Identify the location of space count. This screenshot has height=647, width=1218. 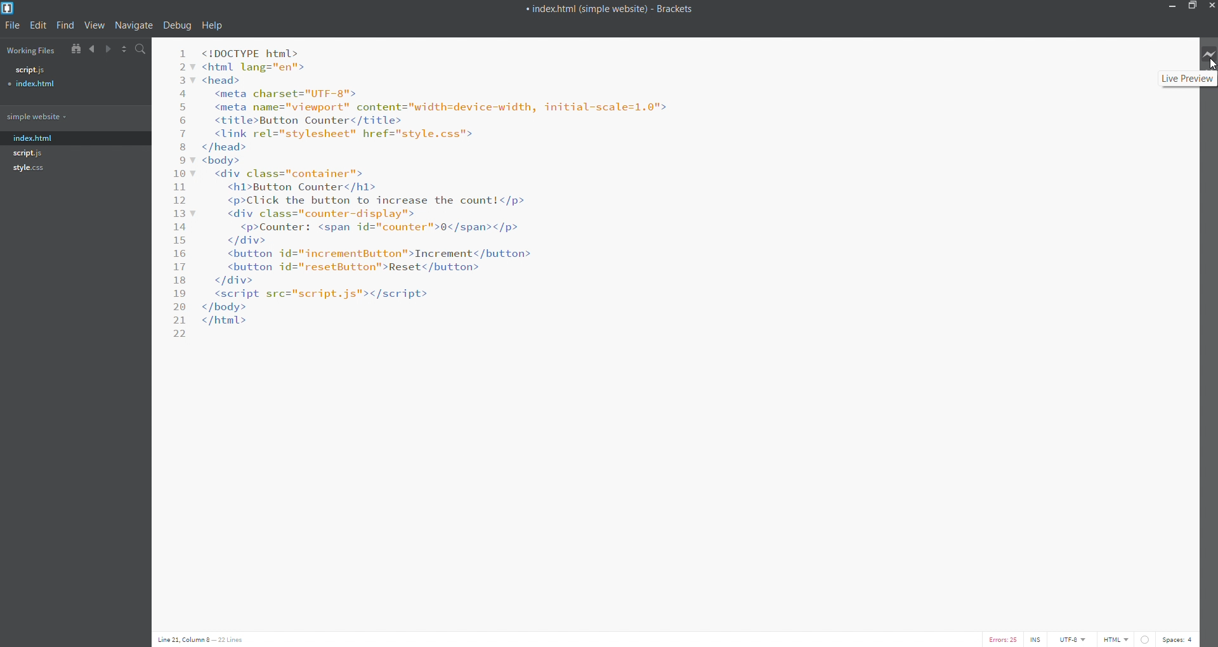
(1176, 639).